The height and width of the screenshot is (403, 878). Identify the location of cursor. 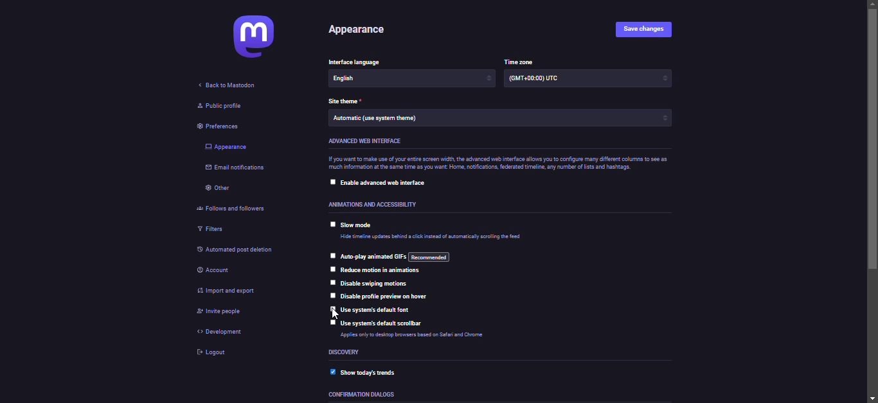
(334, 315).